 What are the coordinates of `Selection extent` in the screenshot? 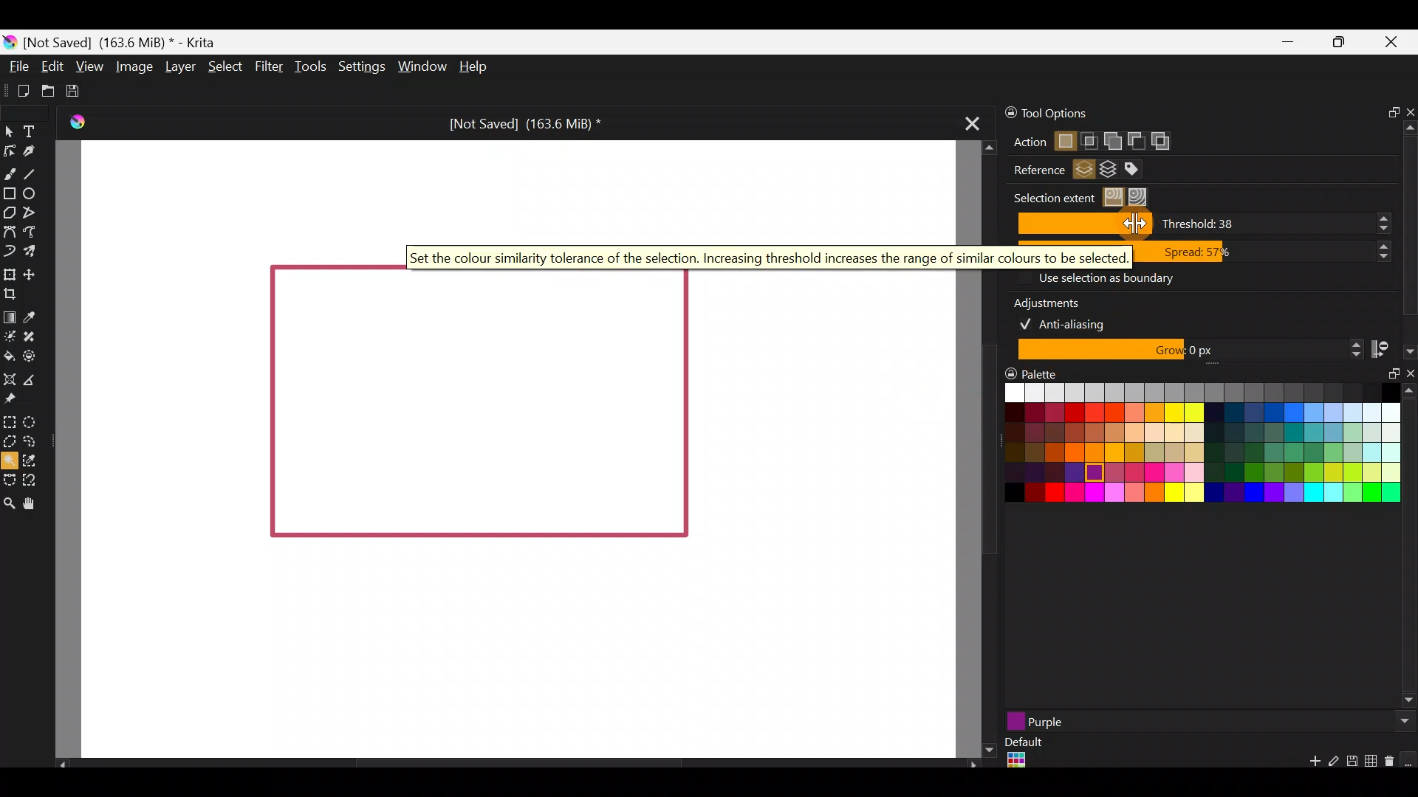 It's located at (1052, 198).